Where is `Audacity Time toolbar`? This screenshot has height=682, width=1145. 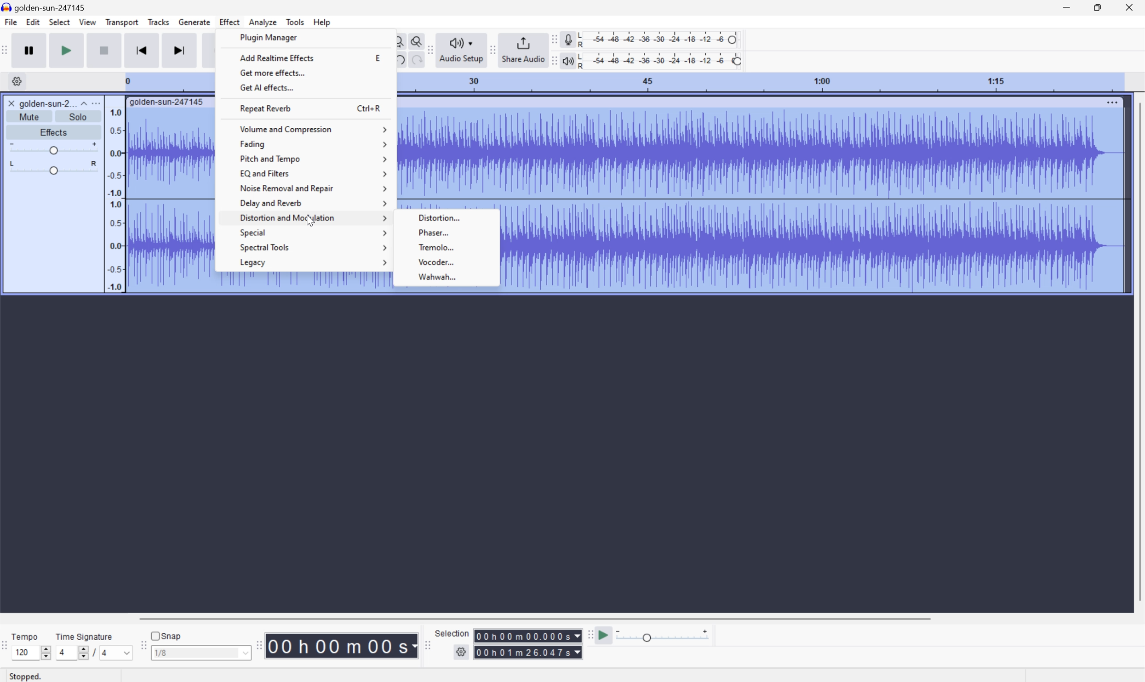
Audacity Time toolbar is located at coordinates (257, 646).